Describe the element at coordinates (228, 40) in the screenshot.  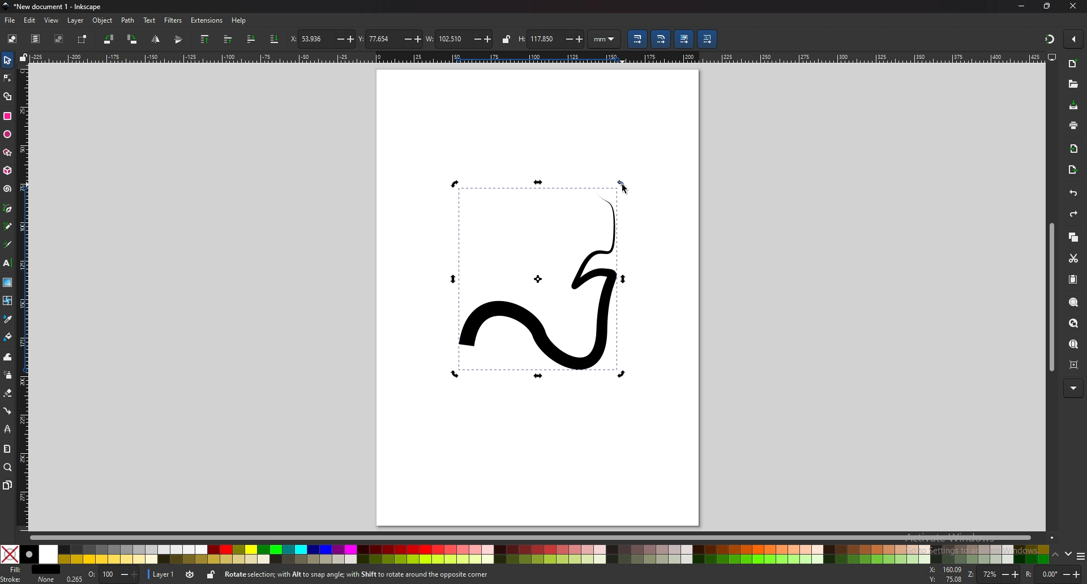
I see `raise selection one step` at that location.